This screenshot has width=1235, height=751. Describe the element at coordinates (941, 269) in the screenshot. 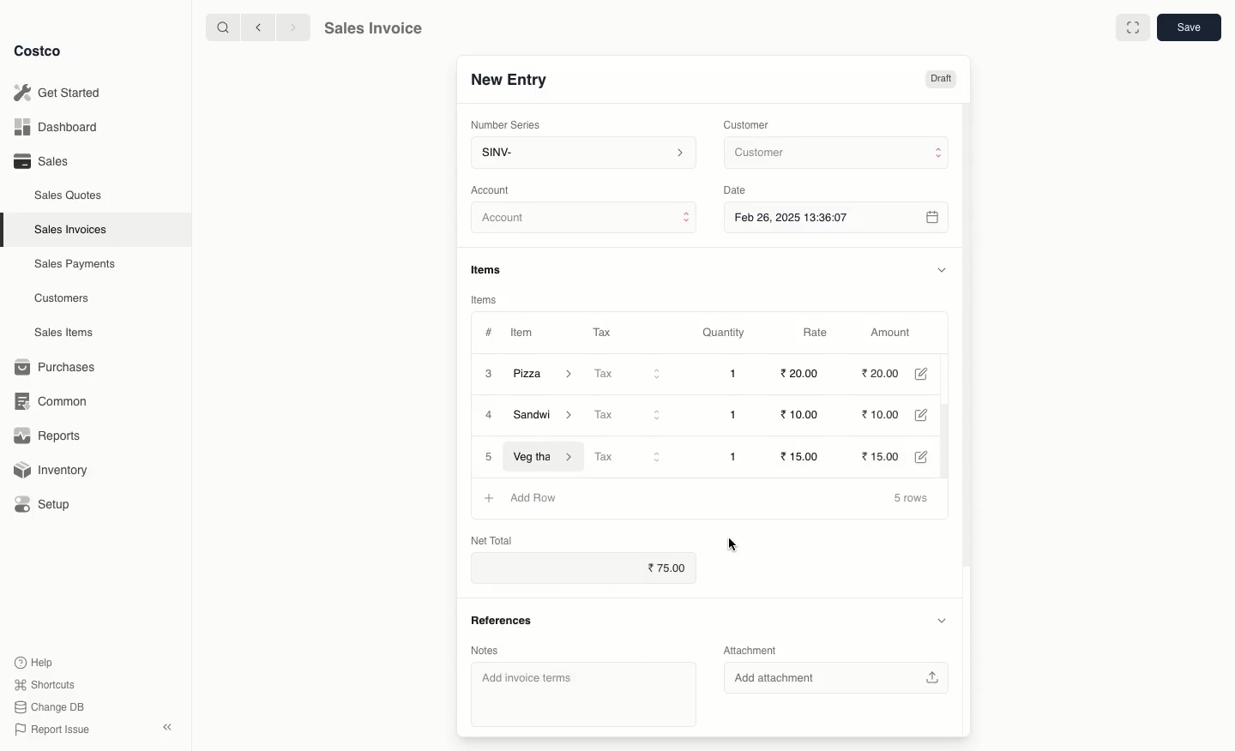

I see `Hide` at that location.